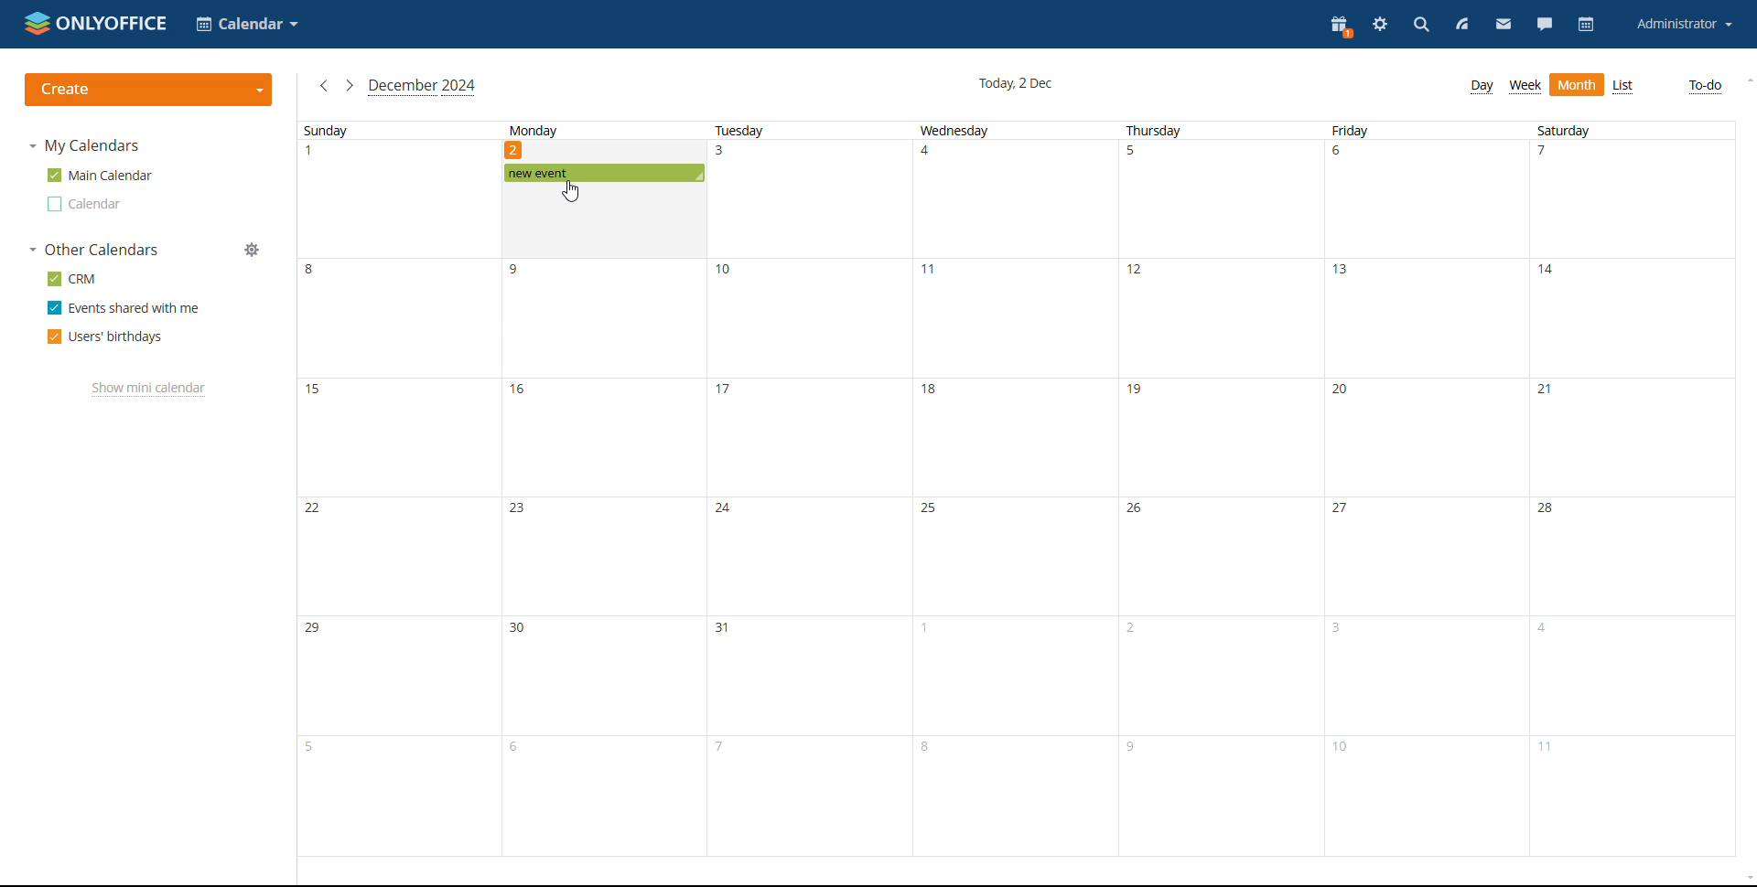 Image resolution: width=1757 pixels, height=887 pixels. I want to click on cursor, so click(572, 191).